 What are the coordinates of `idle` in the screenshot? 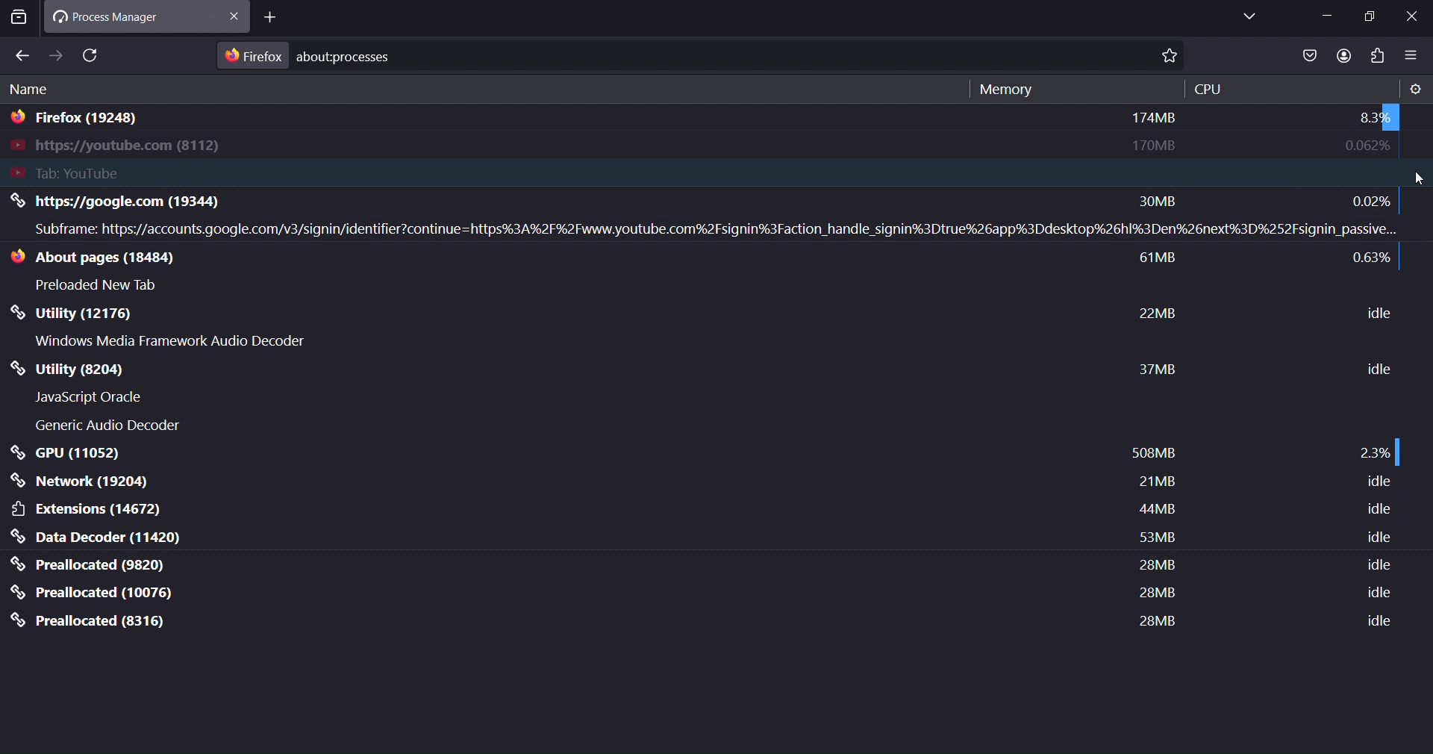 It's located at (1378, 623).